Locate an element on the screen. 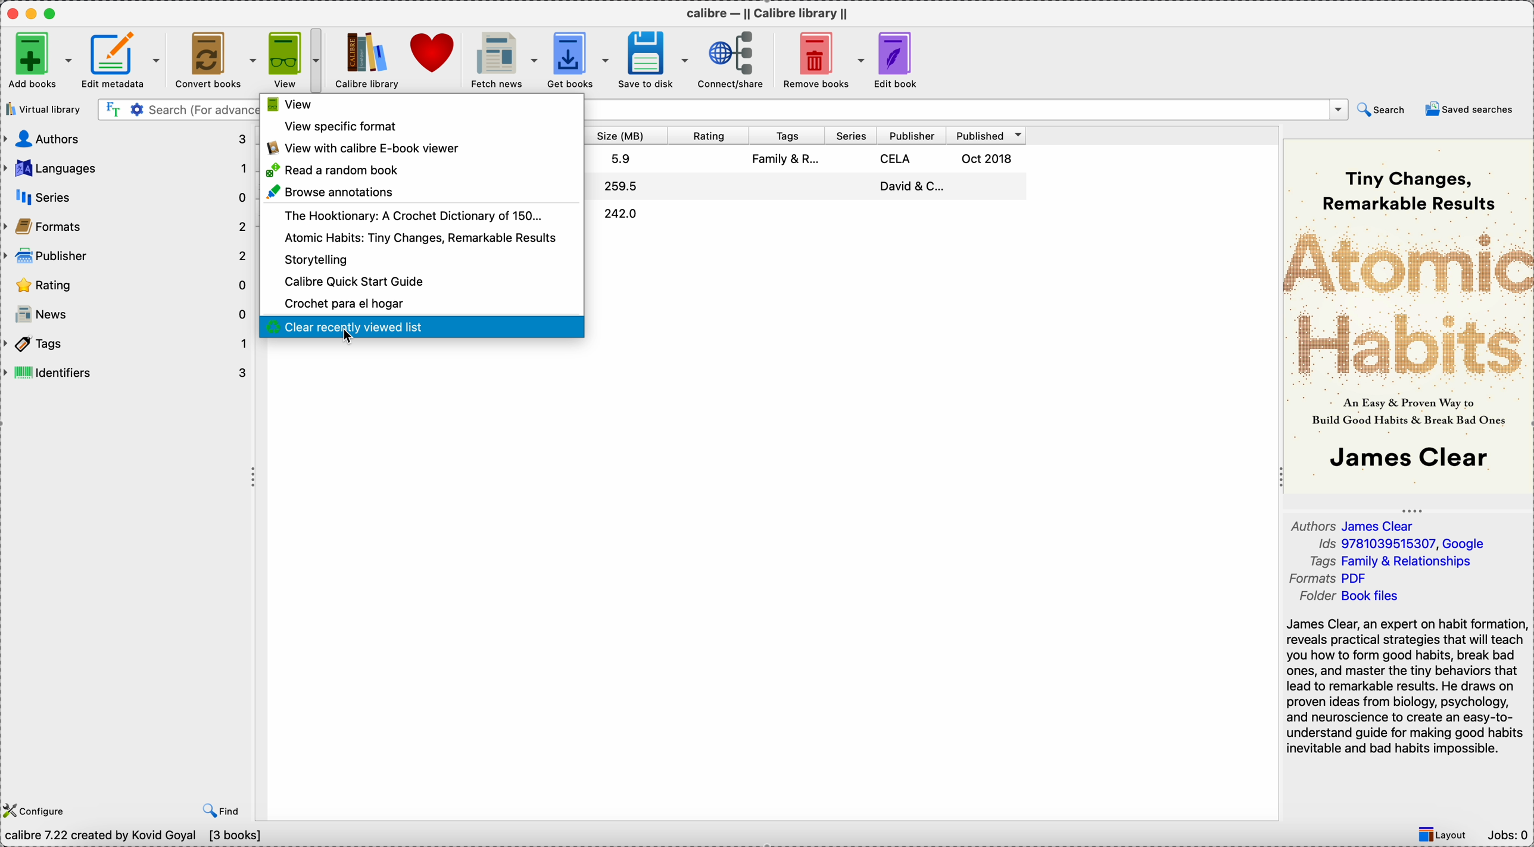  size is located at coordinates (627, 135).